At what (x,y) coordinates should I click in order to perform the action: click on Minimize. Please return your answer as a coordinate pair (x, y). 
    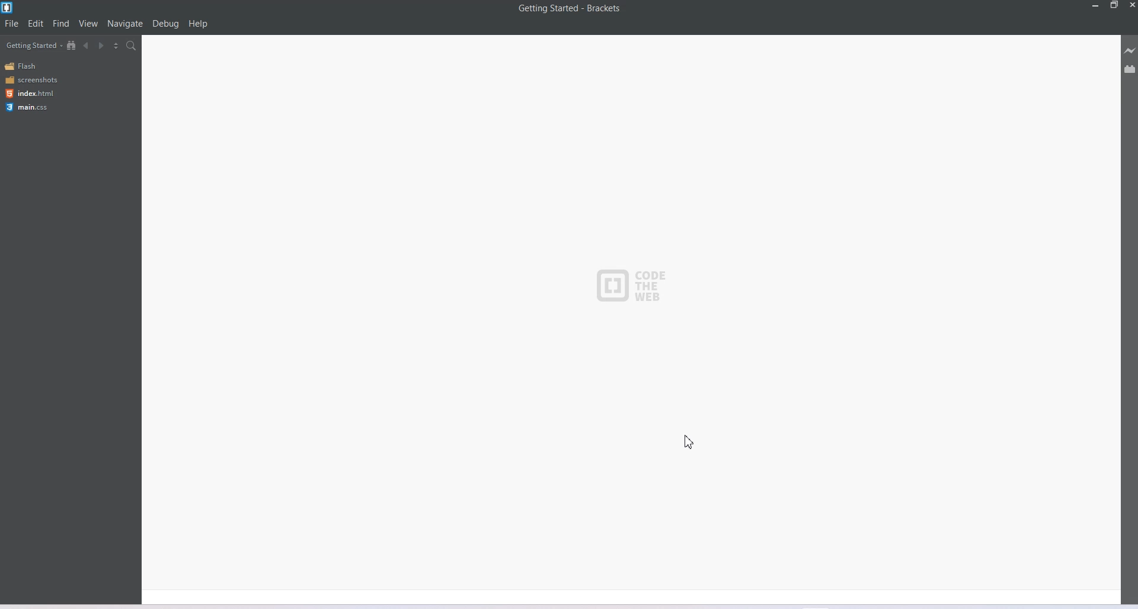
    Looking at the image, I should click on (1096, 5).